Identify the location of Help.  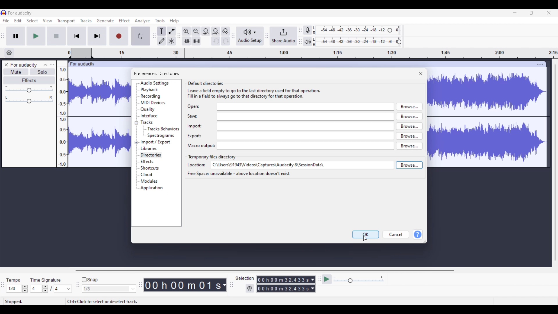
(418, 234).